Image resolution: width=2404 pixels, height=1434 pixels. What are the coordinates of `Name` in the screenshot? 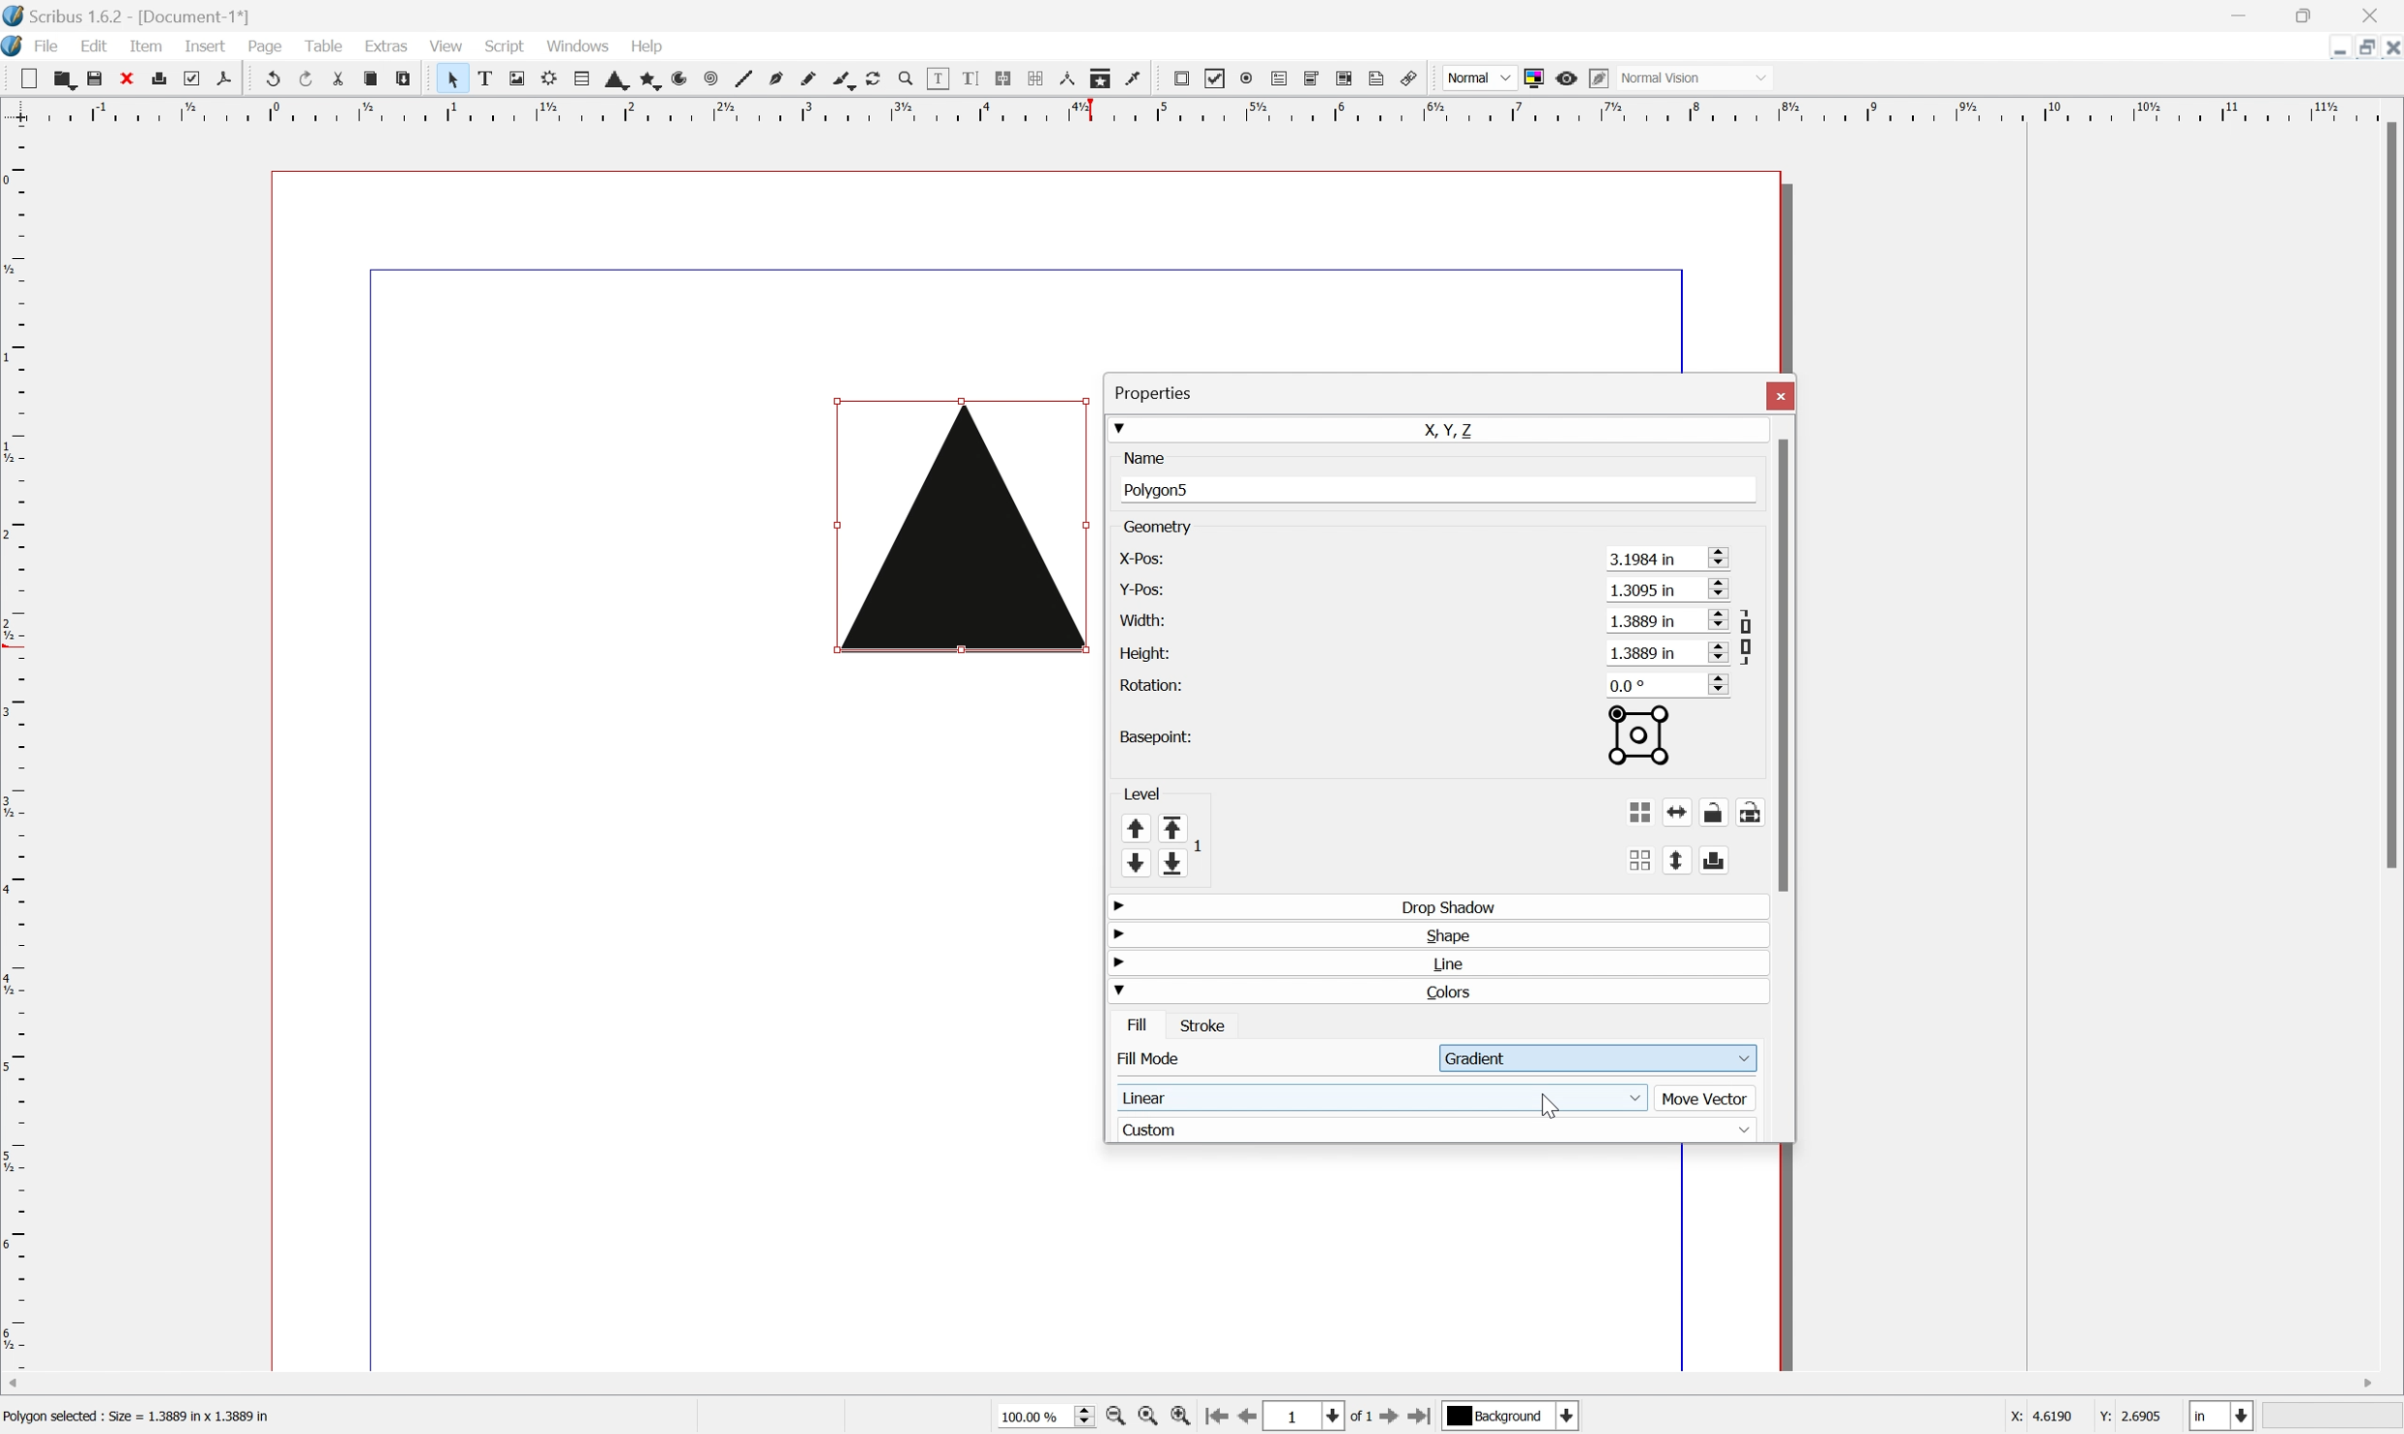 It's located at (1144, 457).